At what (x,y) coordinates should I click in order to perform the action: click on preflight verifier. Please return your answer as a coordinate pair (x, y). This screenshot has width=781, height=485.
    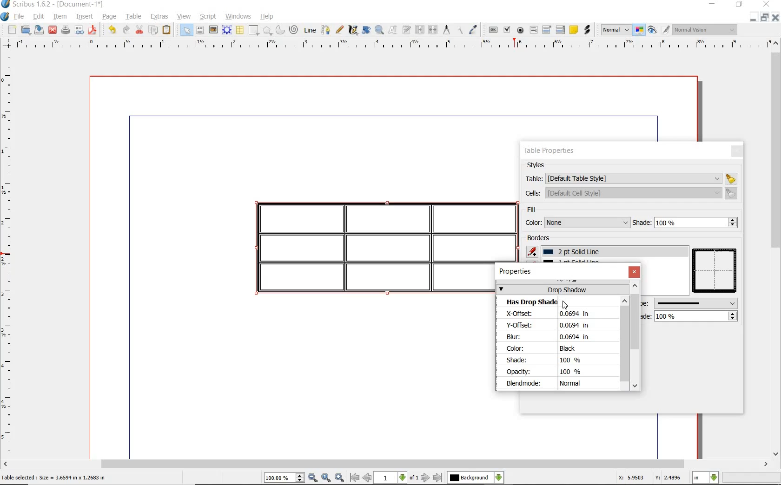
    Looking at the image, I should click on (78, 31).